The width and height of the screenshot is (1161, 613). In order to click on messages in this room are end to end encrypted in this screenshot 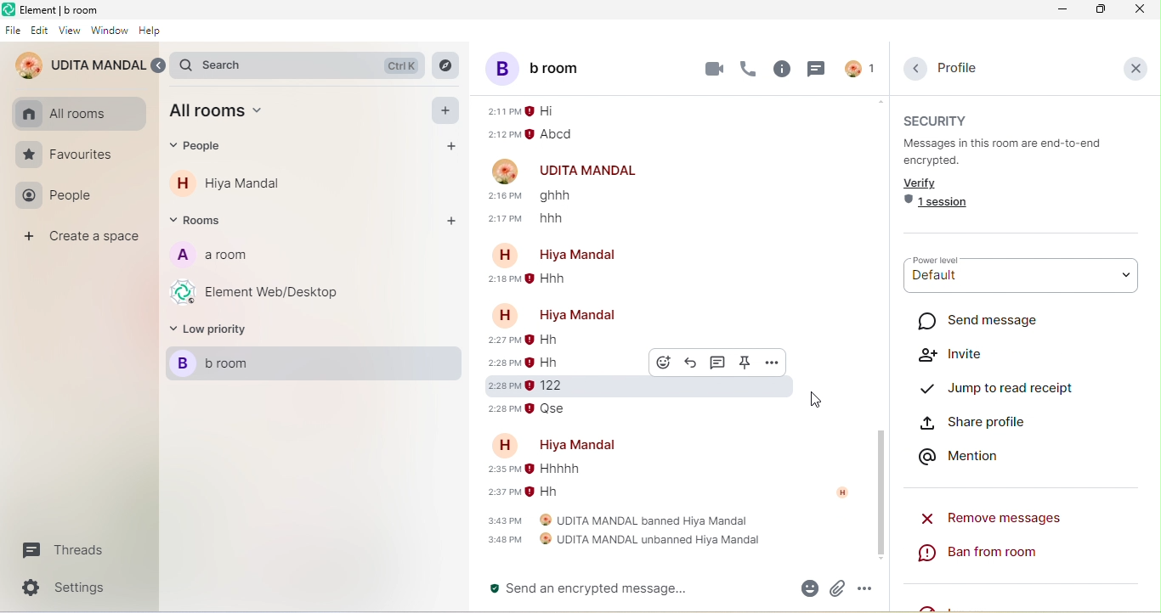, I will do `click(1012, 152)`.